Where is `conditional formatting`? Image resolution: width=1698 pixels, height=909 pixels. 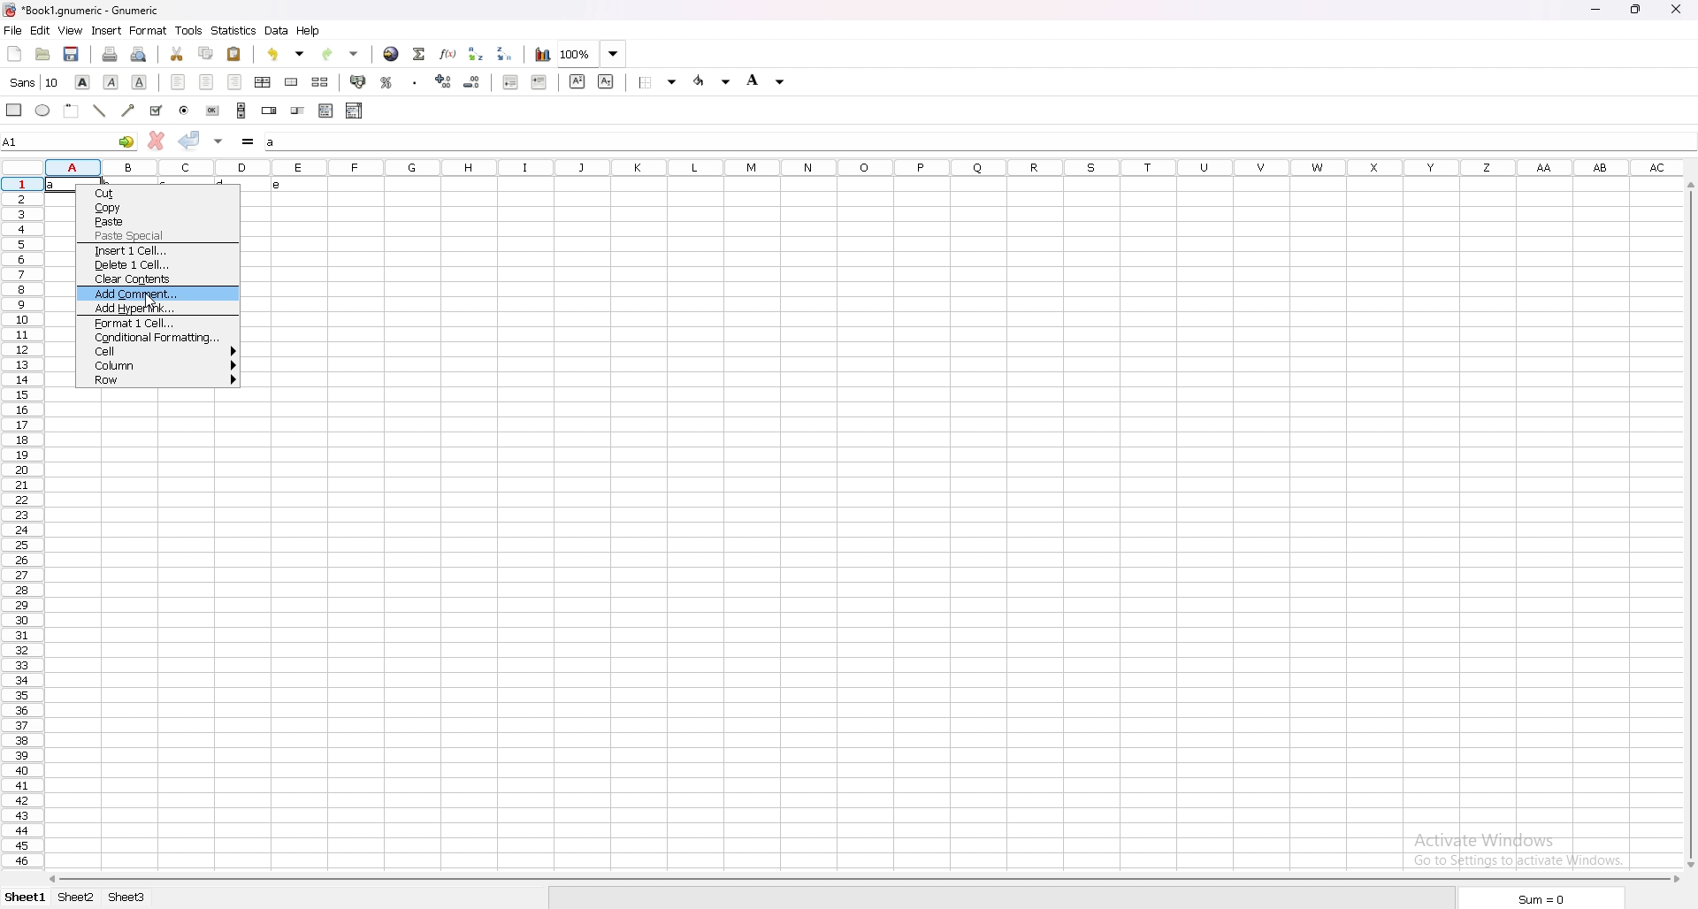
conditional formatting is located at coordinates (157, 338).